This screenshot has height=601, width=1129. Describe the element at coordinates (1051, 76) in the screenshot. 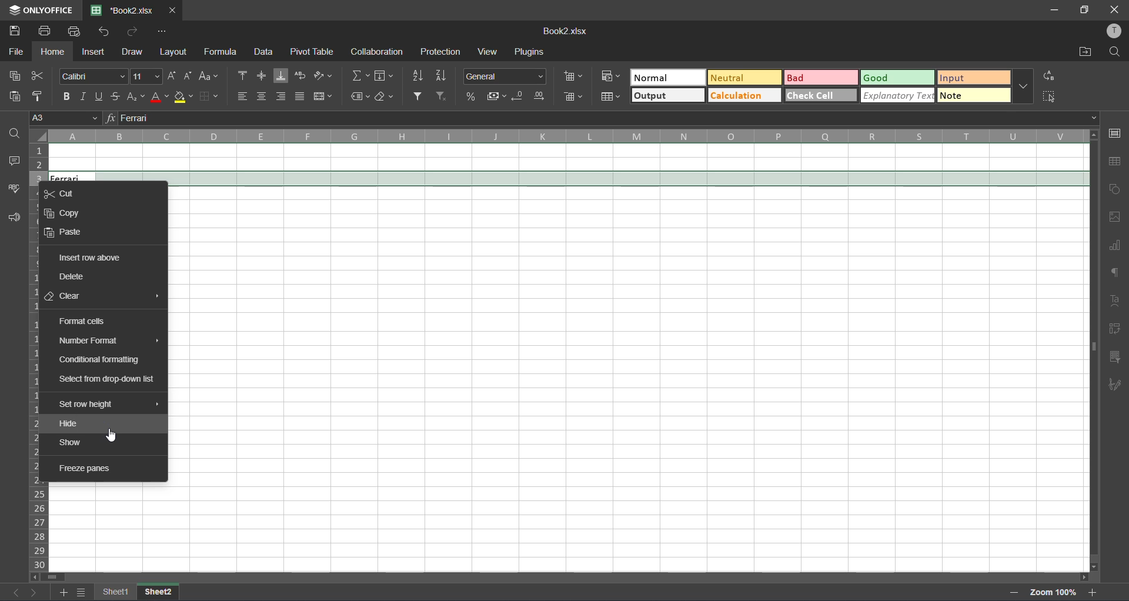

I see `replace` at that location.